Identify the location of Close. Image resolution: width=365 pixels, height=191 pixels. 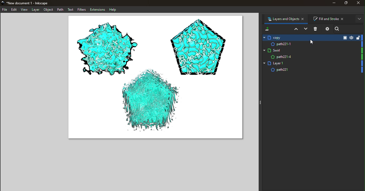
(359, 4).